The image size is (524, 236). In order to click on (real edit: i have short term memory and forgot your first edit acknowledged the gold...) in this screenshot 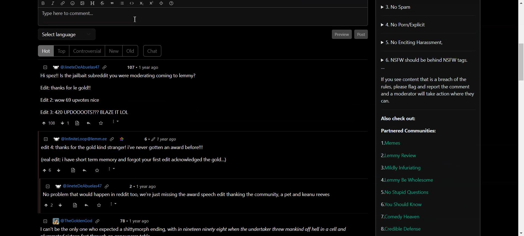, I will do `click(135, 160)`.